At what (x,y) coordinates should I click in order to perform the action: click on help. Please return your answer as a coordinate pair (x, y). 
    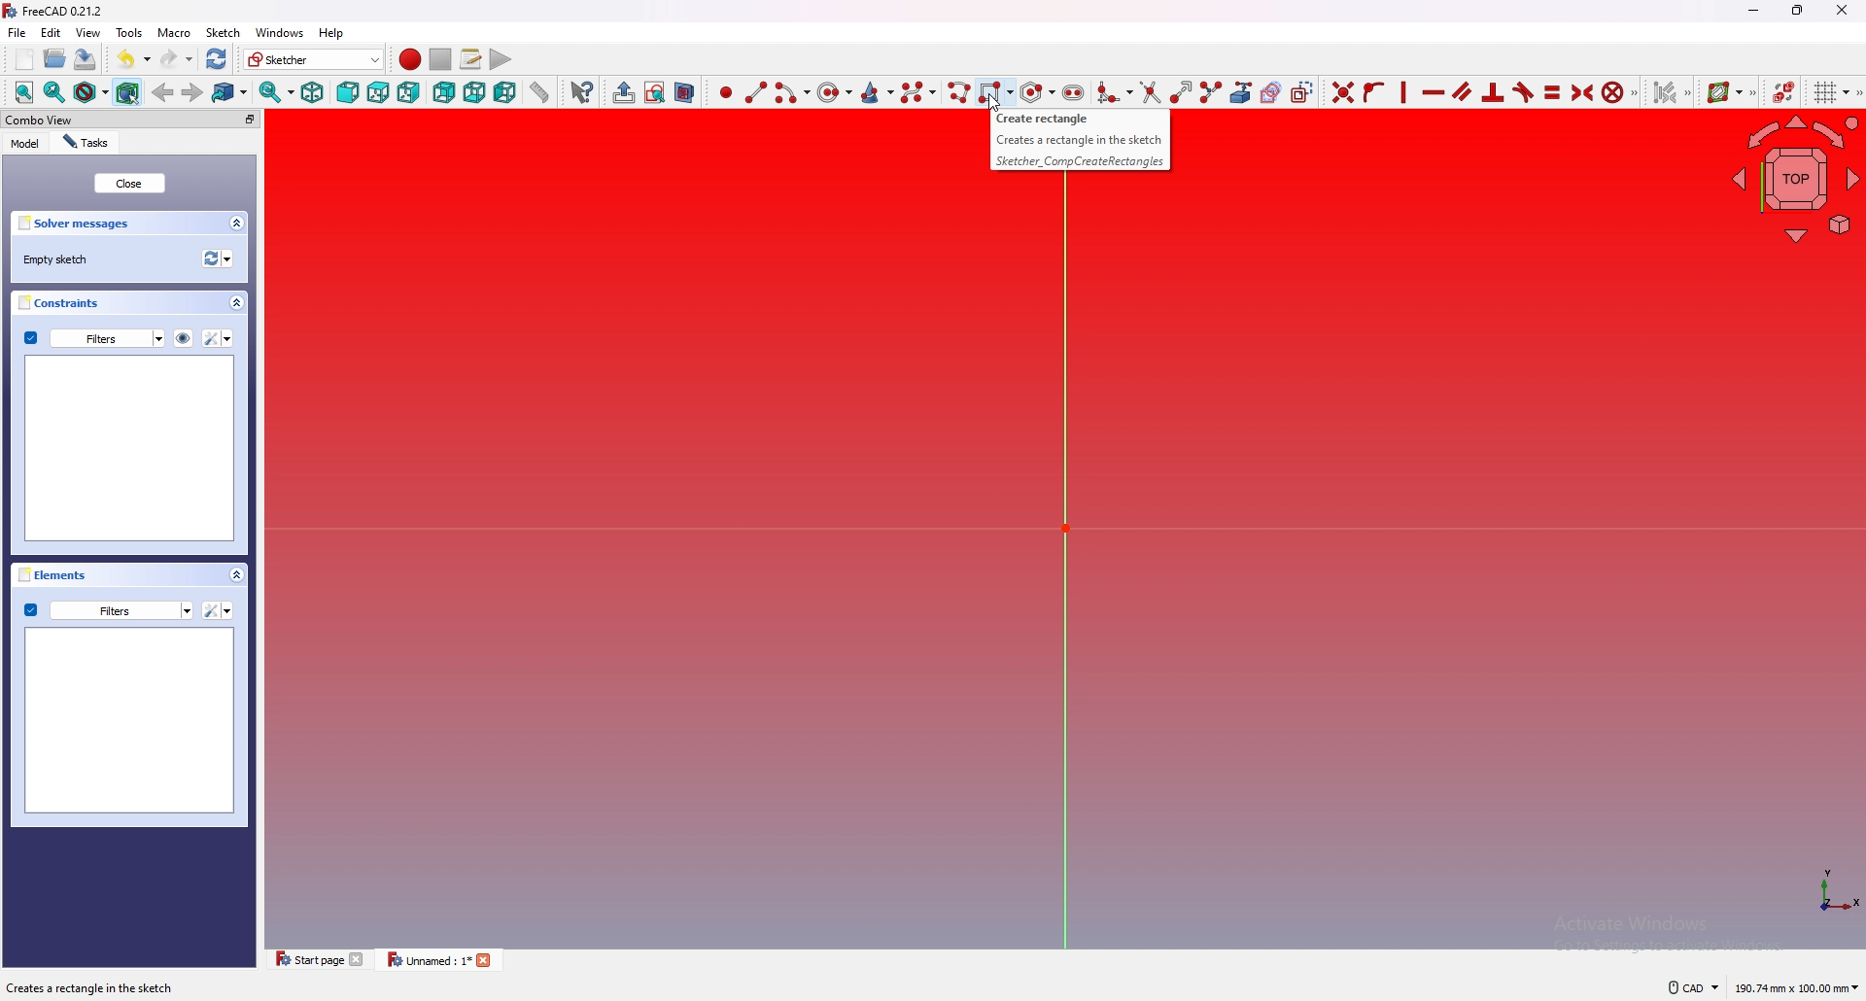
    Looking at the image, I should click on (334, 32).